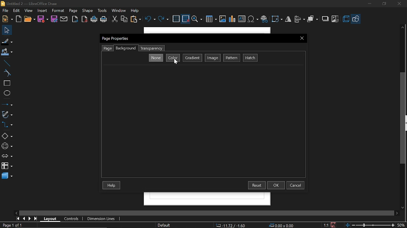 Image resolution: width=407 pixels, height=228 pixels. I want to click on Scaling factor, so click(326, 225).